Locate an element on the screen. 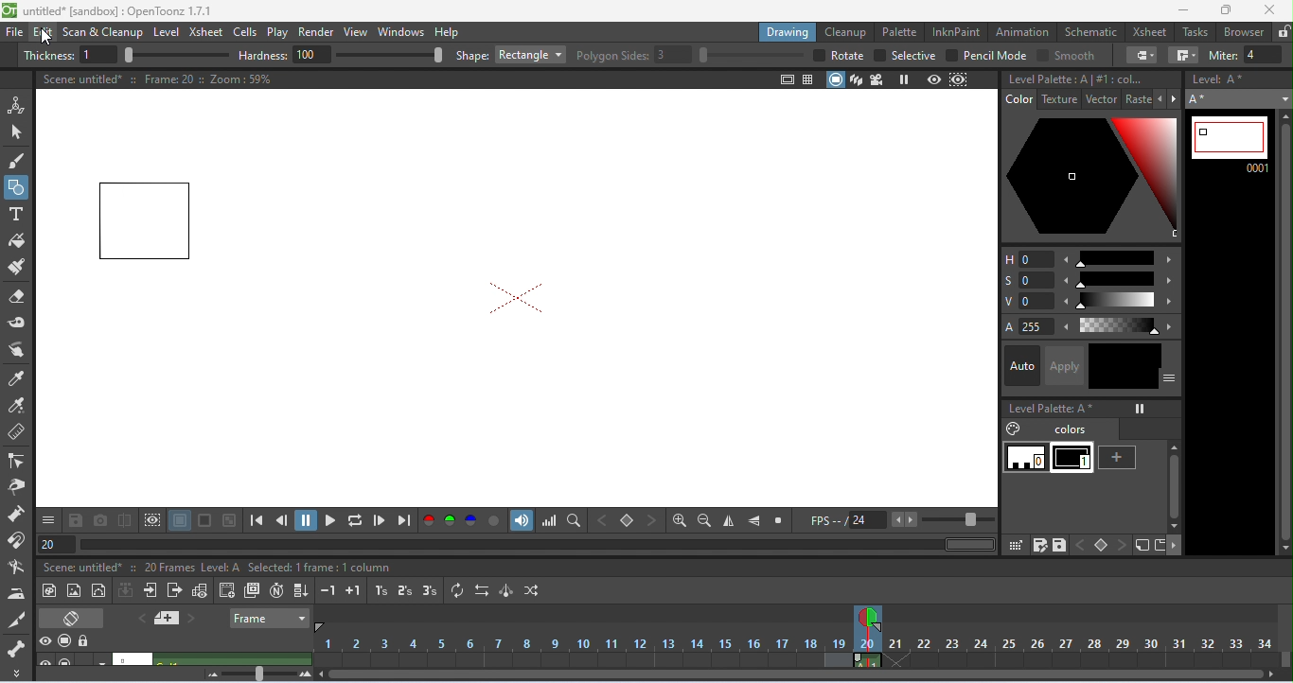 The height and width of the screenshot is (683, 1293). level is located at coordinates (165, 32).